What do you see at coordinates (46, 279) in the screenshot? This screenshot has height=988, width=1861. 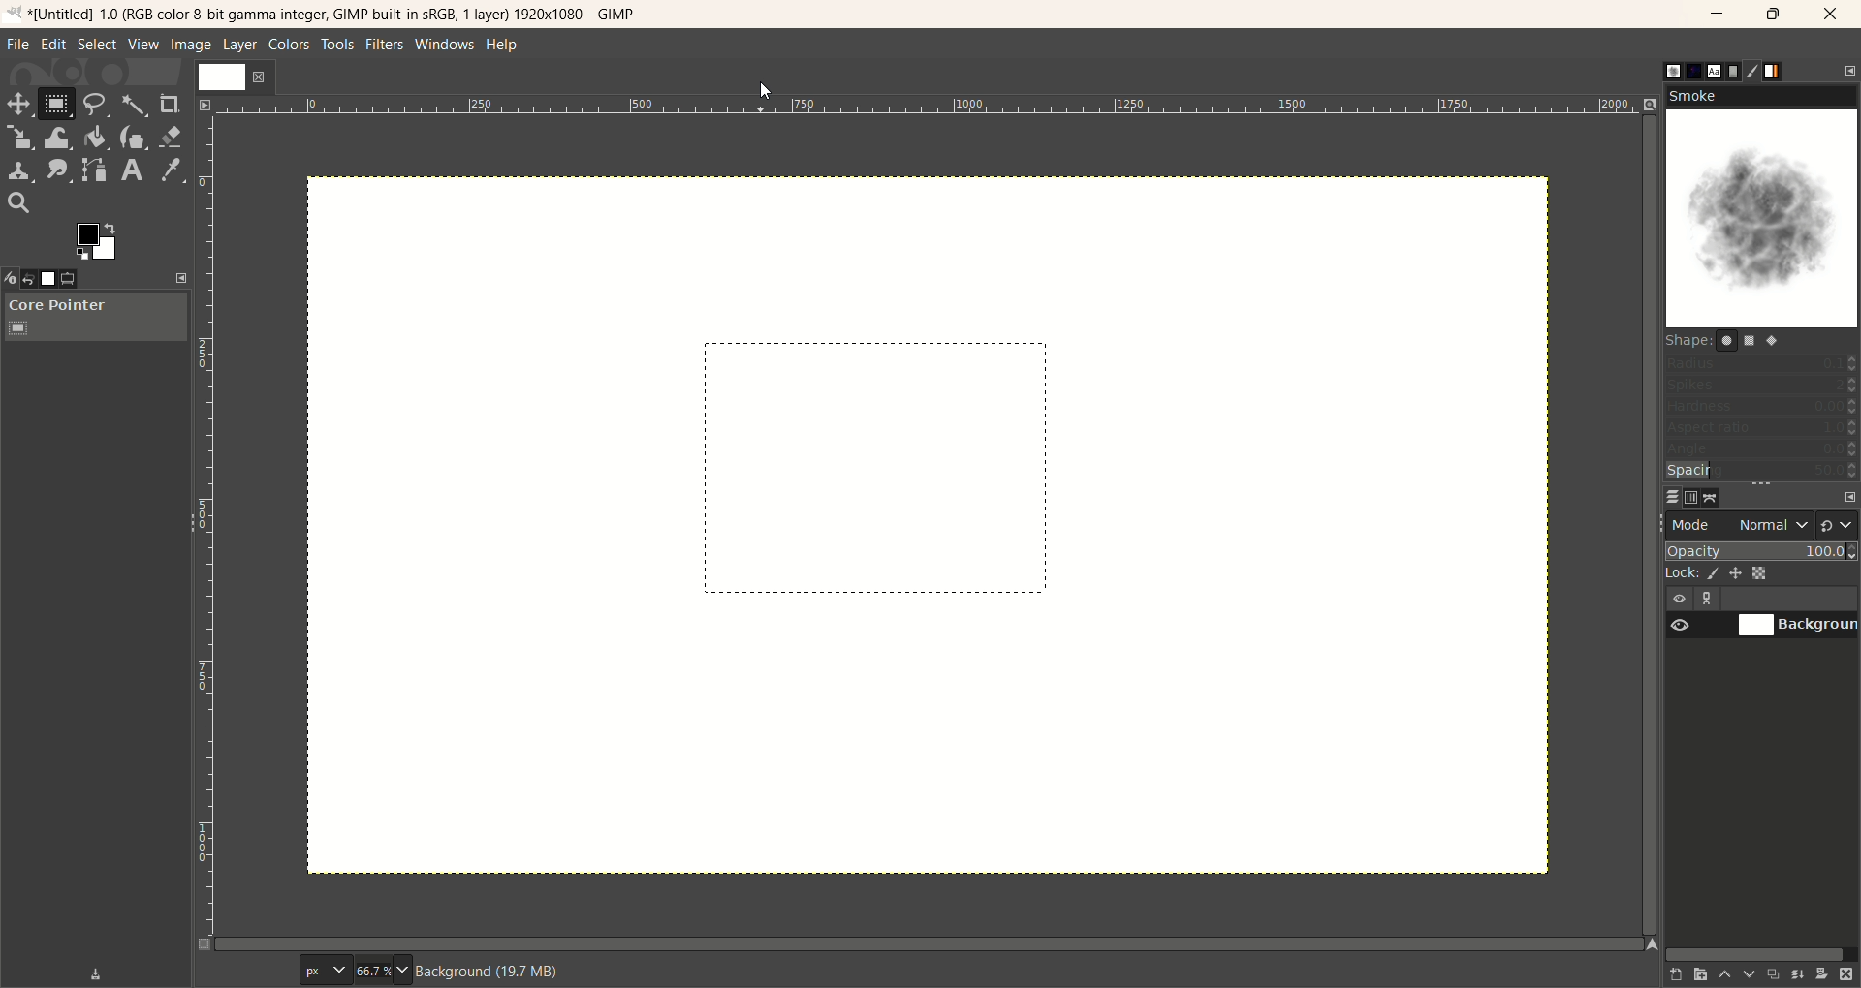 I see `images` at bounding box center [46, 279].